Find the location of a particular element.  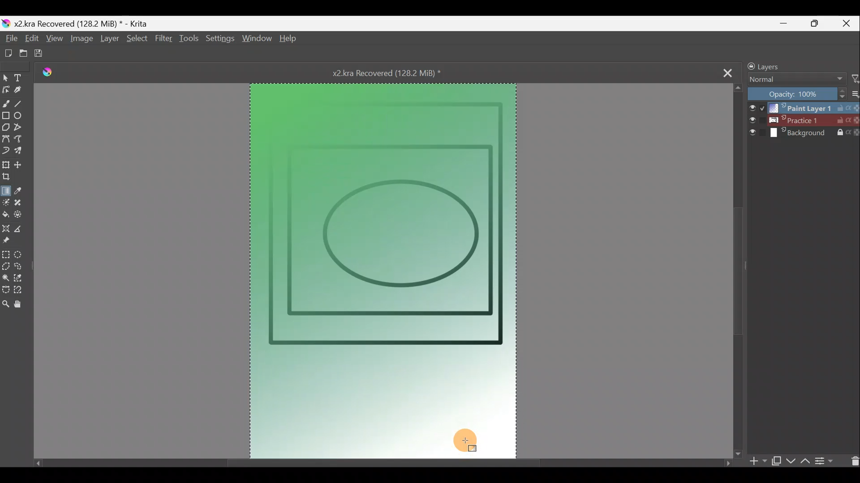

Maximise is located at coordinates (819, 24).